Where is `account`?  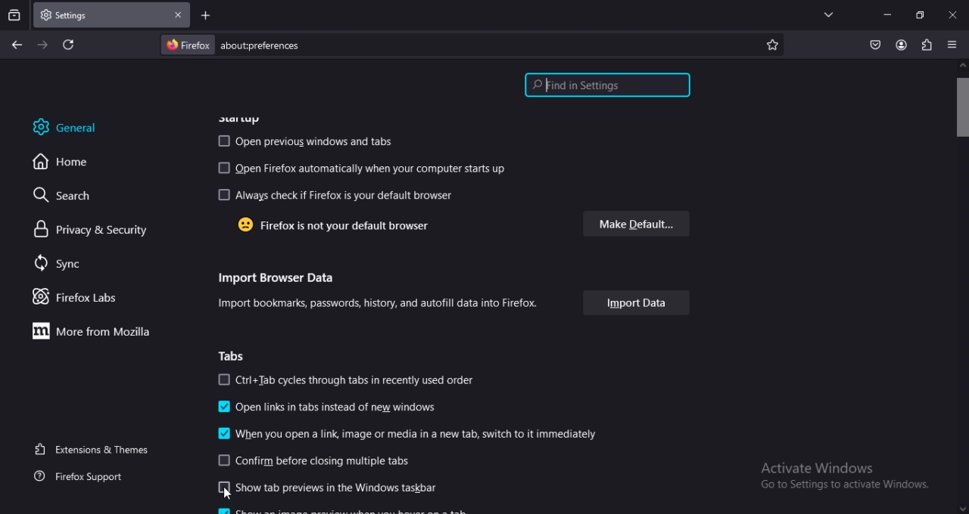
account is located at coordinates (899, 45).